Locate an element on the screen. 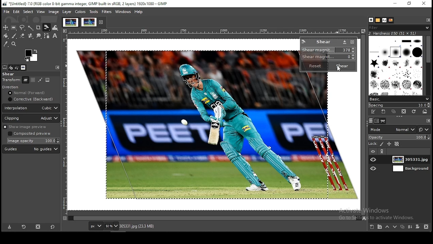 Image resolution: width=433 pixels, height=244 pixels. windows is located at coordinates (123, 12).